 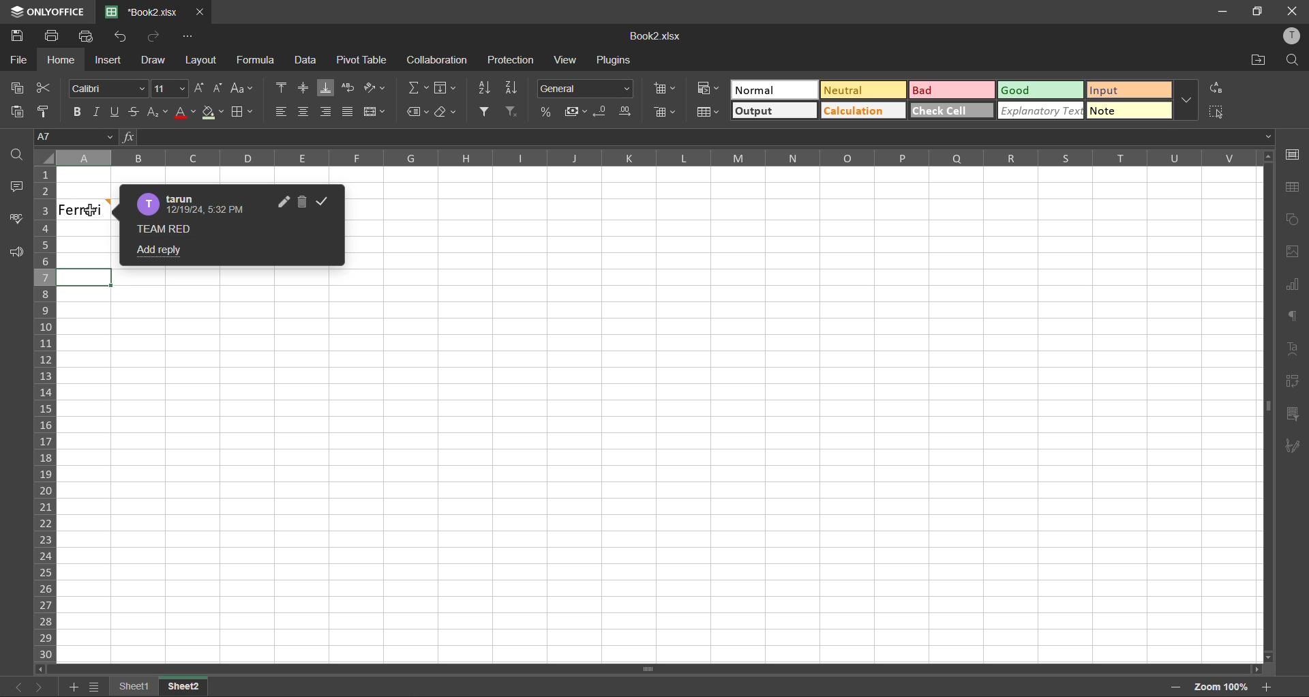 I want to click on font style, so click(x=108, y=89).